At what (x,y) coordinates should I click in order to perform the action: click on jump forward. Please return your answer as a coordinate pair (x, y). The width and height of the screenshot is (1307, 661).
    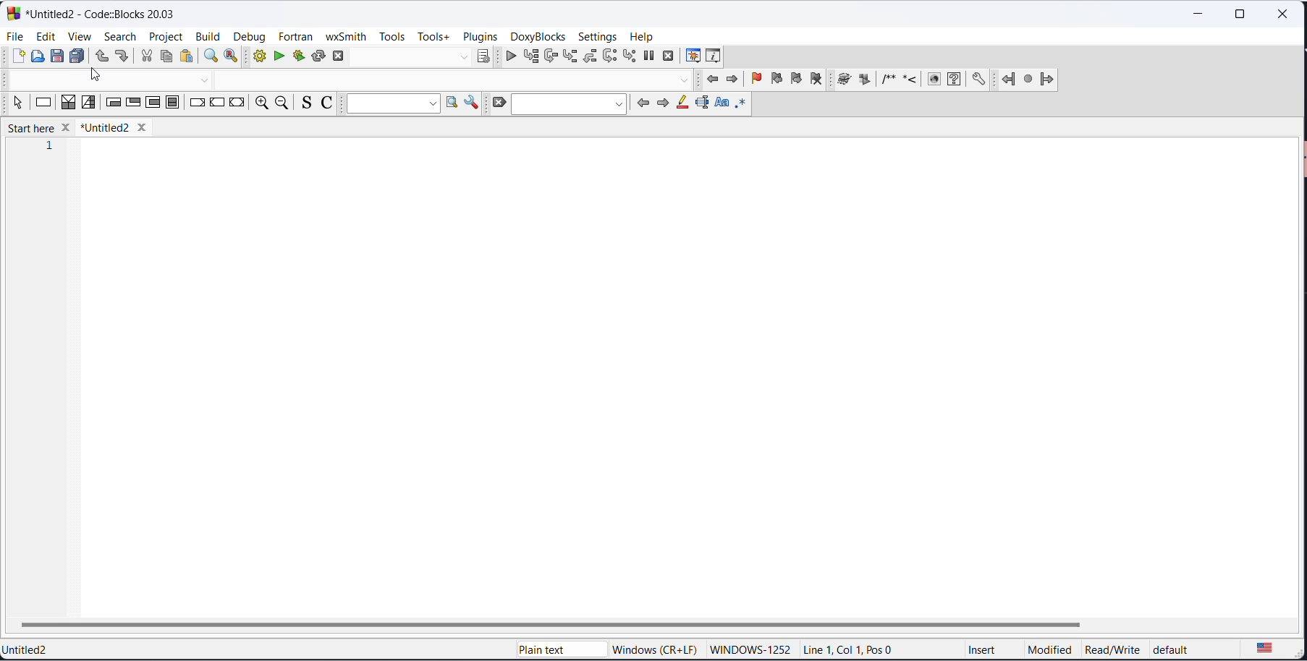
    Looking at the image, I should click on (1048, 81).